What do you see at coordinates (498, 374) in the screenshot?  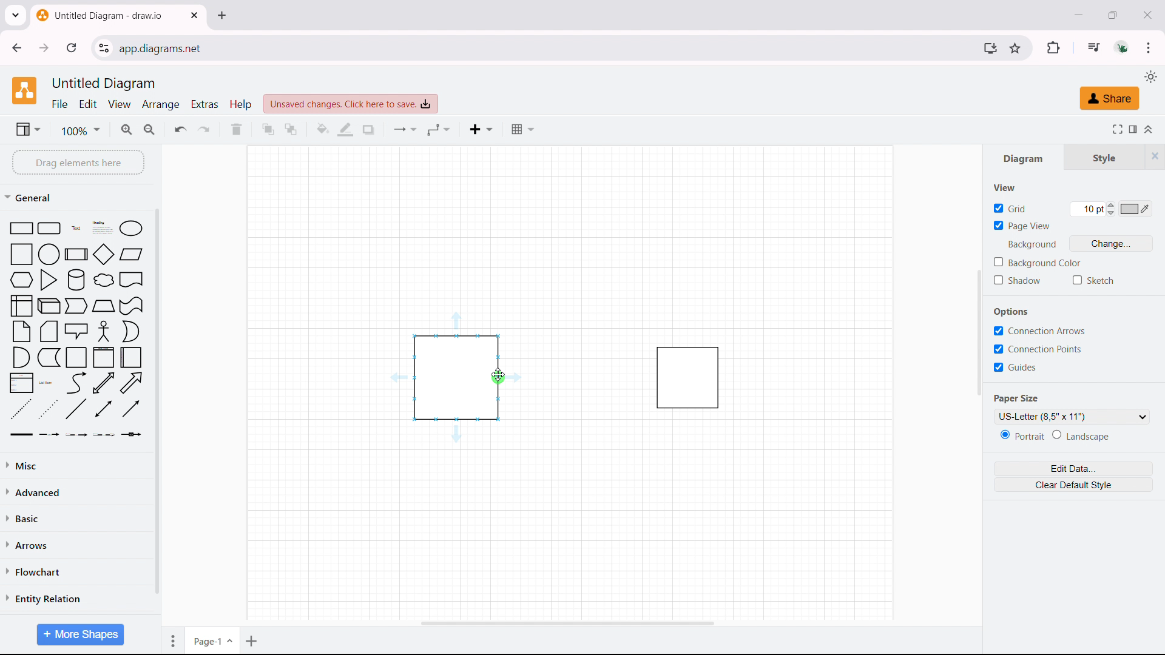 I see `cursor` at bounding box center [498, 374].